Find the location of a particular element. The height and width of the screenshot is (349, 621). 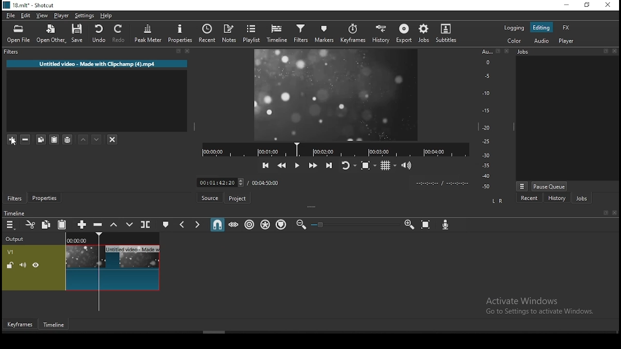

minimize is located at coordinates (567, 6).